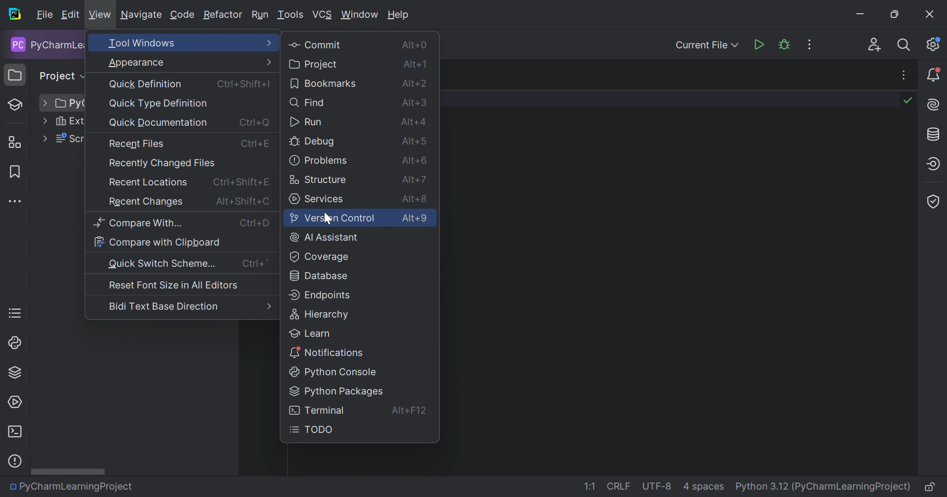 This screenshot has width=947, height=497. Describe the element at coordinates (147, 84) in the screenshot. I see `Quick Definition` at that location.